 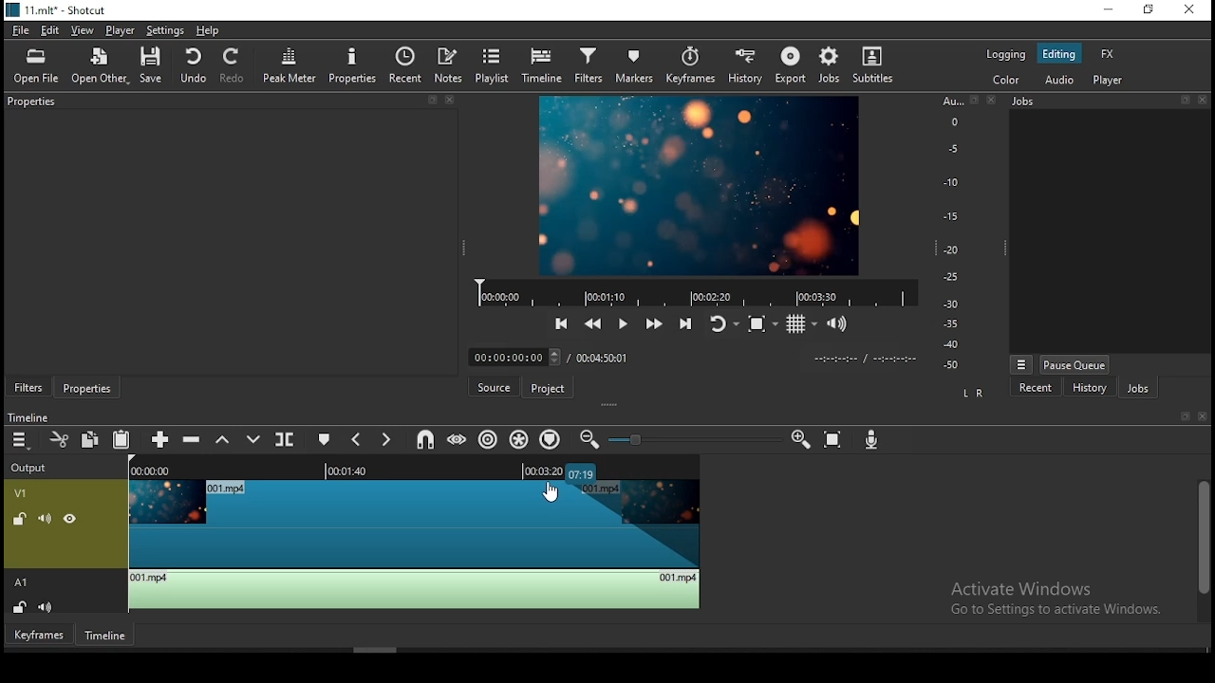 What do you see at coordinates (55, 438) in the screenshot?
I see `cut` at bounding box center [55, 438].